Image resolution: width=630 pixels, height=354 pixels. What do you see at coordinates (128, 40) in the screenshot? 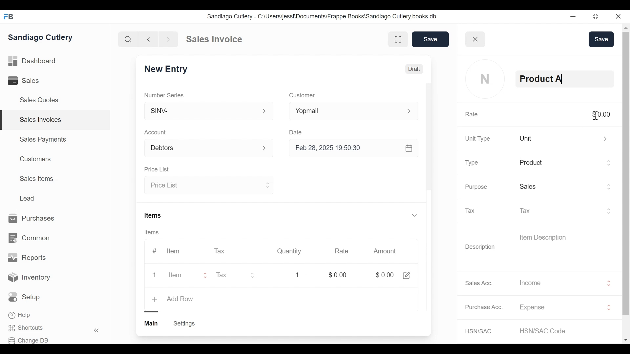
I see `search` at bounding box center [128, 40].